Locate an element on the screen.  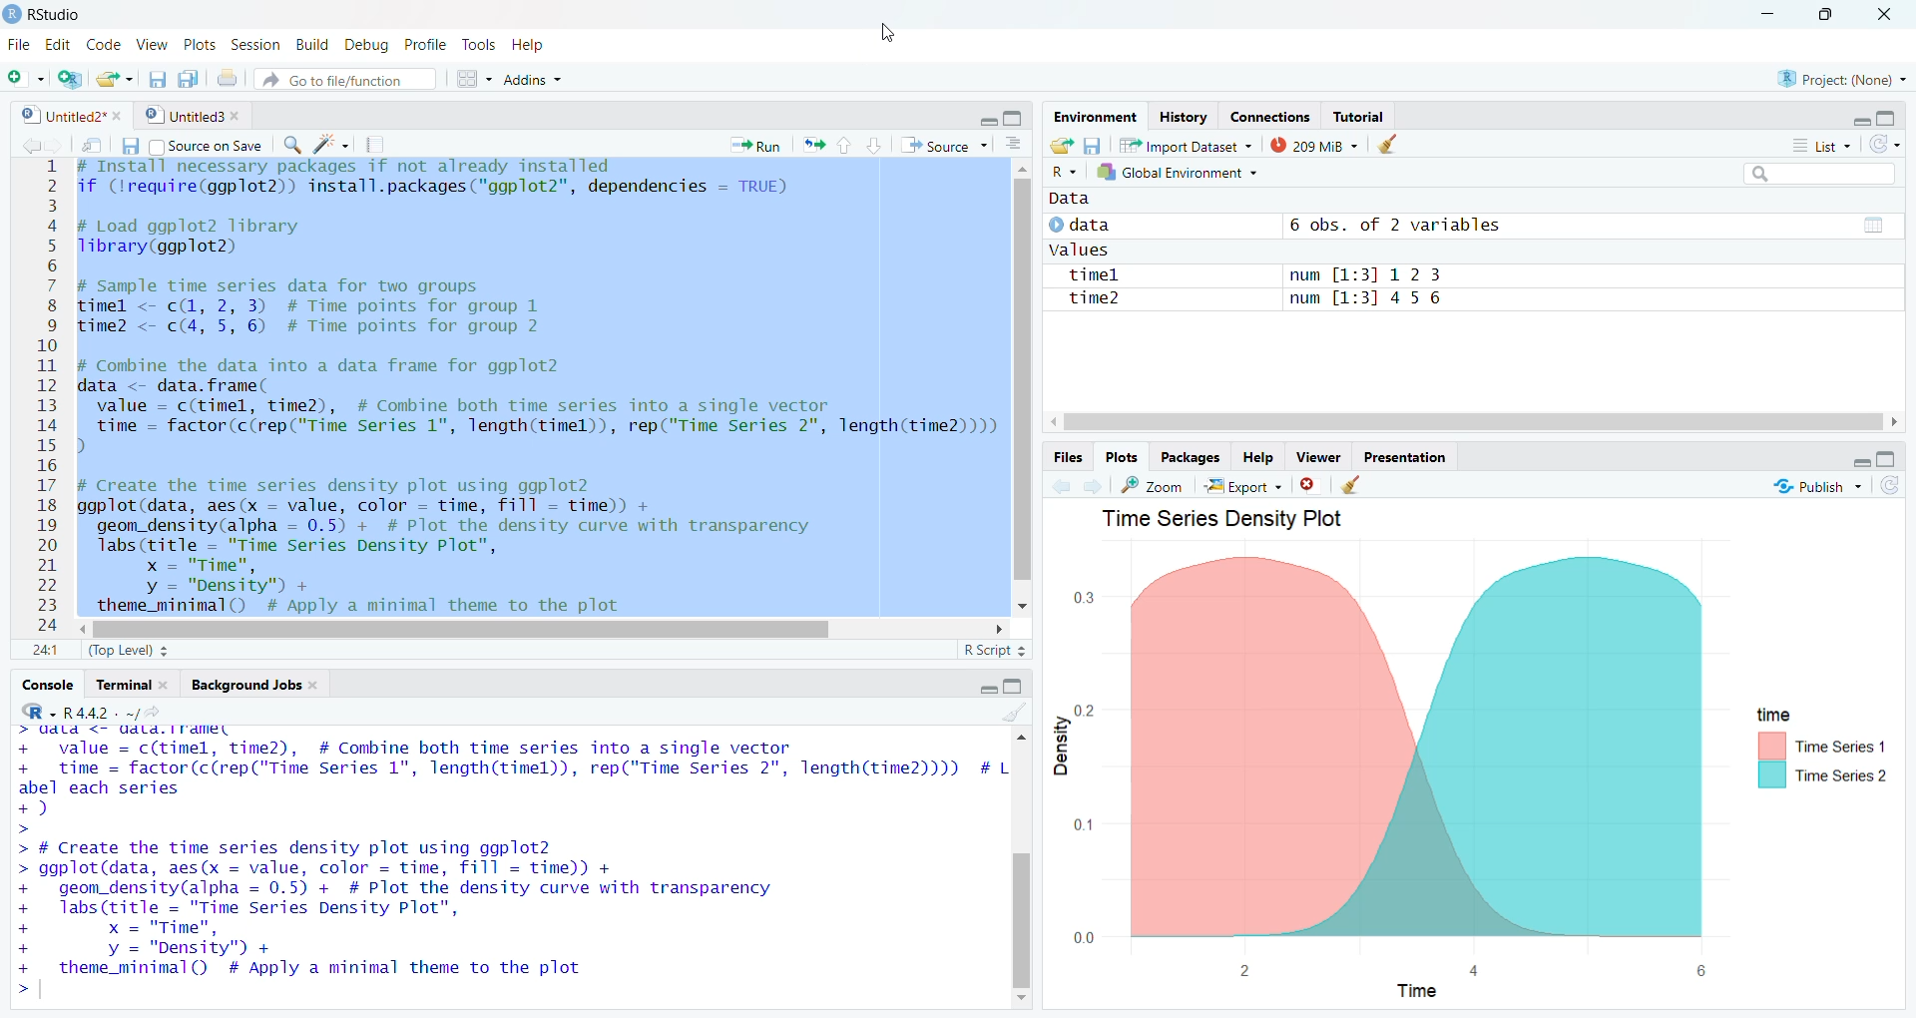
Date is located at coordinates (1873, 225).